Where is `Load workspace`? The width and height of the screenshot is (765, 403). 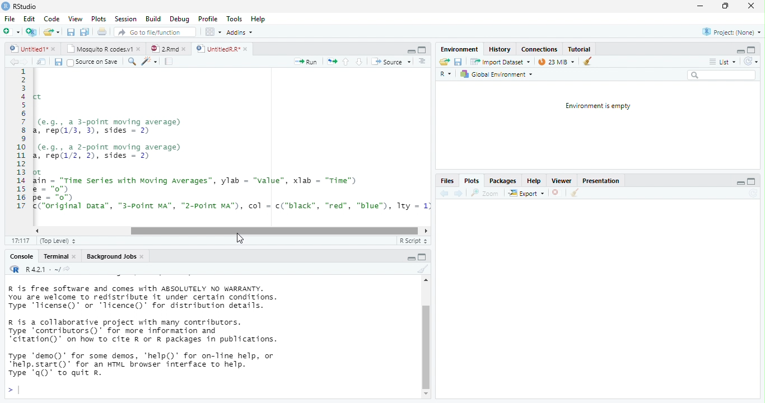
Load workspace is located at coordinates (444, 62).